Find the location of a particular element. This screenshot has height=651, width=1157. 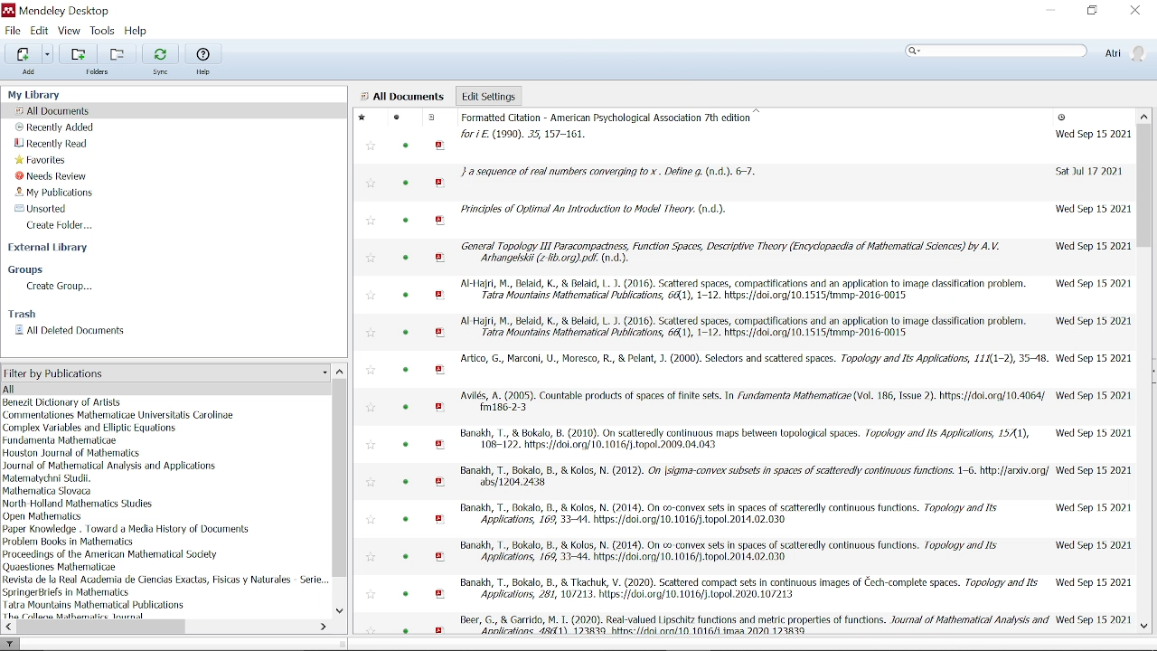

author is located at coordinates (45, 516).